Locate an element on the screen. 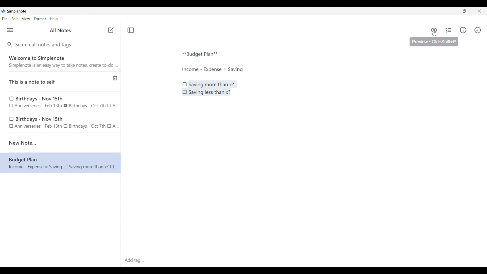 Image resolution: width=487 pixels, height=274 pixels. Edit menu is located at coordinates (15, 19).